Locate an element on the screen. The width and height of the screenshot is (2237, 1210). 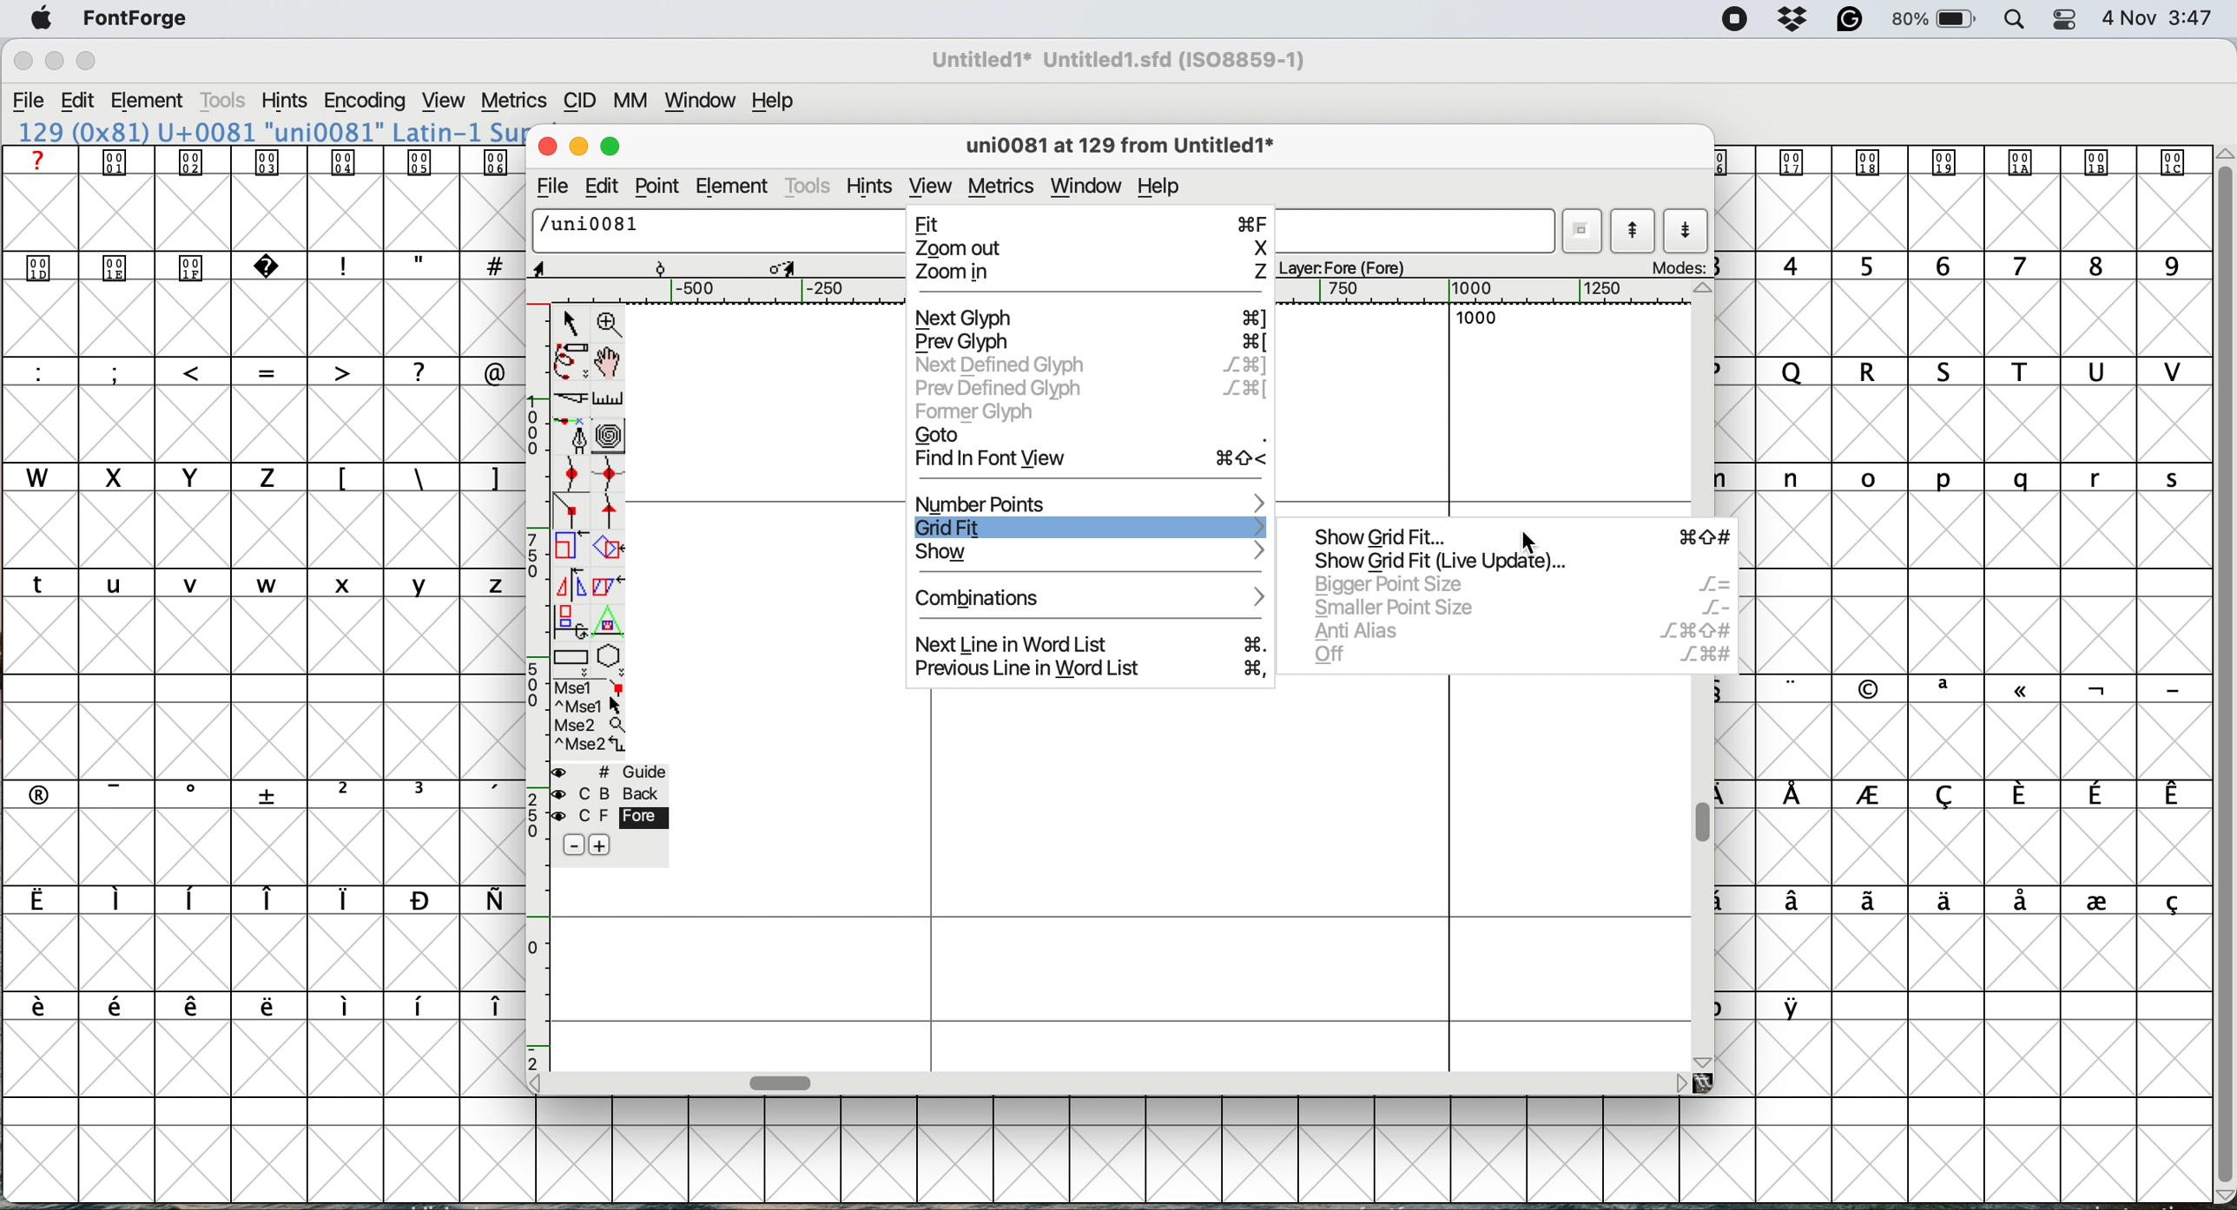
add is located at coordinates (607, 845).